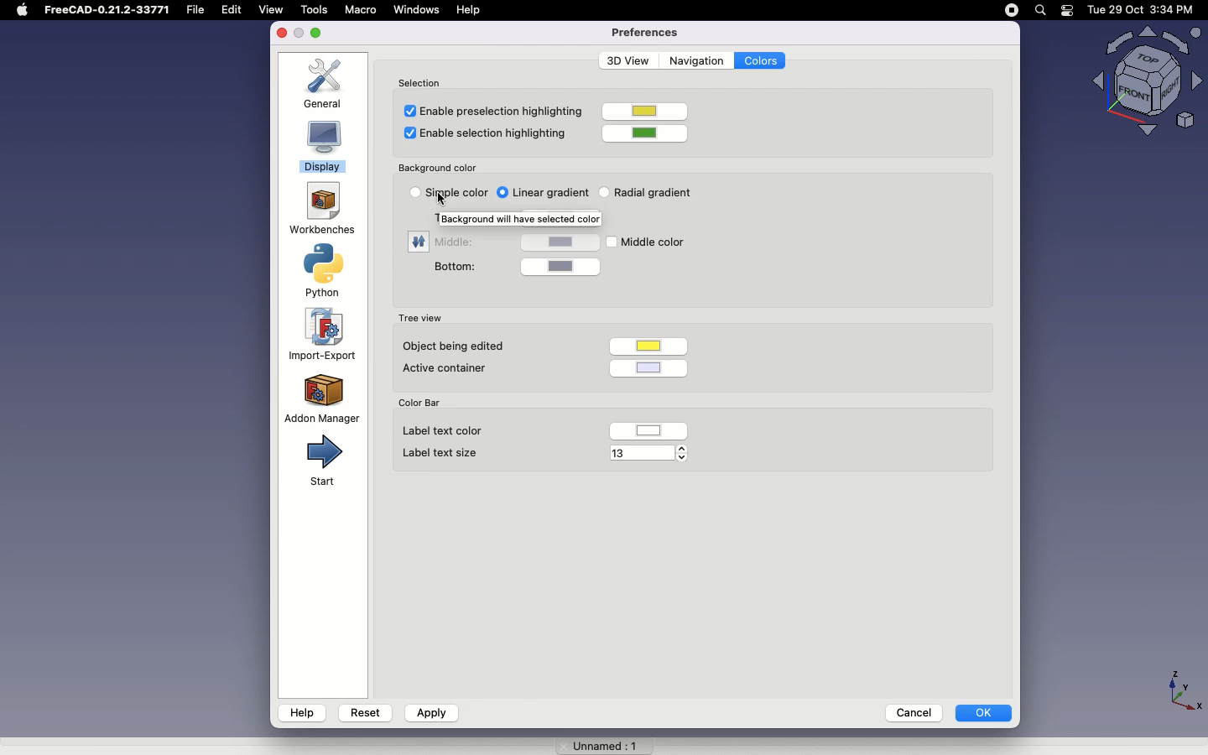  I want to click on minimise, so click(299, 34).